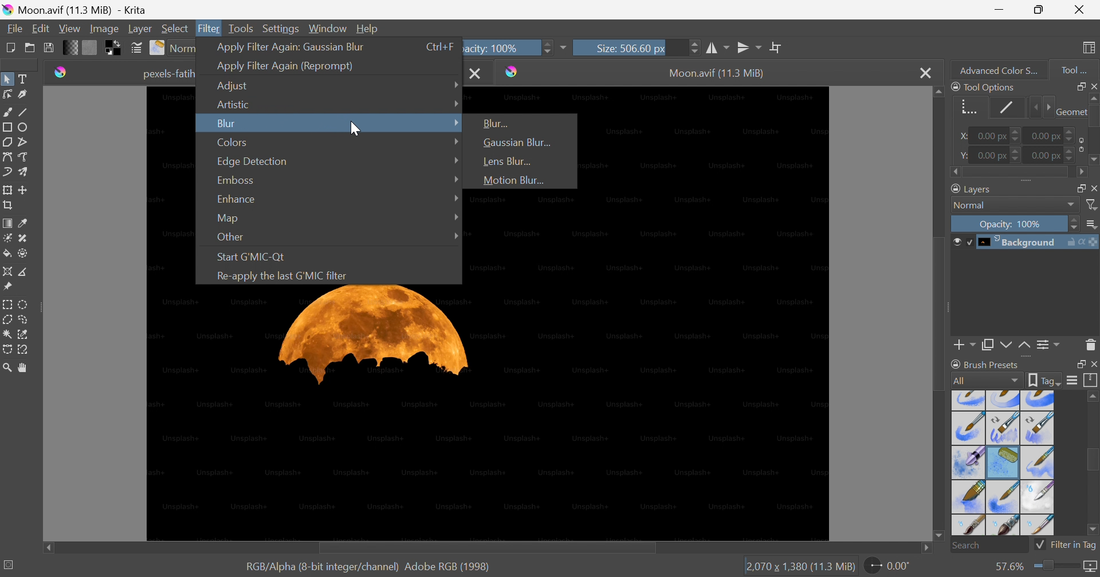  What do you see at coordinates (237, 199) in the screenshot?
I see `Enhance` at bounding box center [237, 199].